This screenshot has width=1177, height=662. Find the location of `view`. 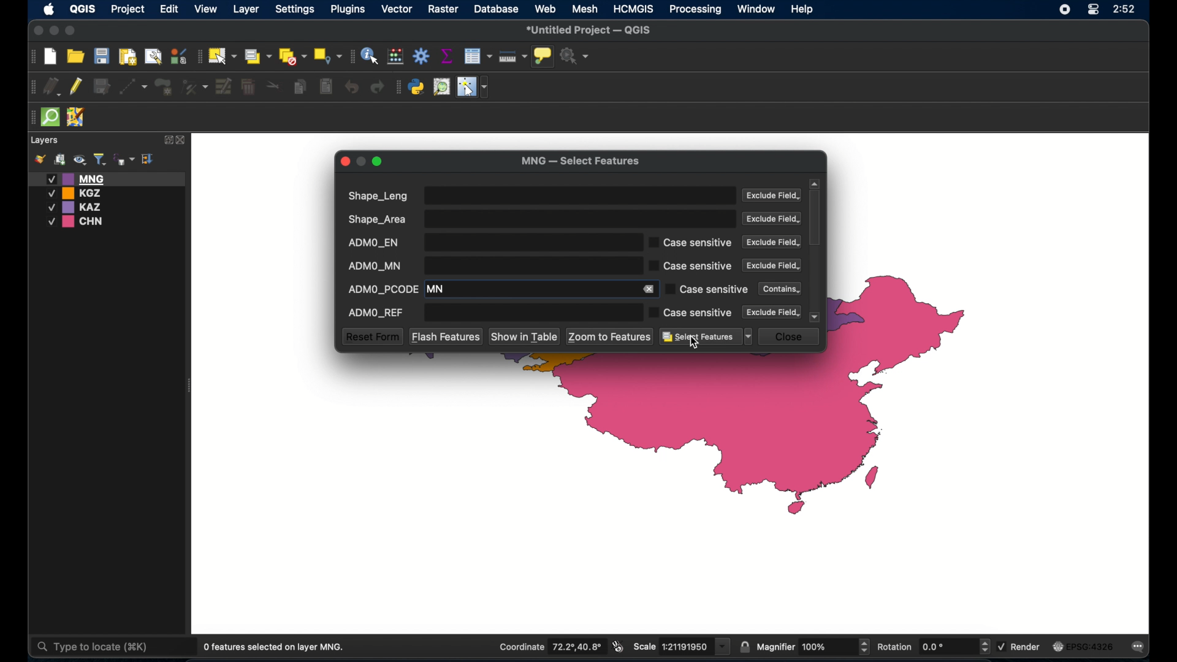

view is located at coordinates (207, 9).